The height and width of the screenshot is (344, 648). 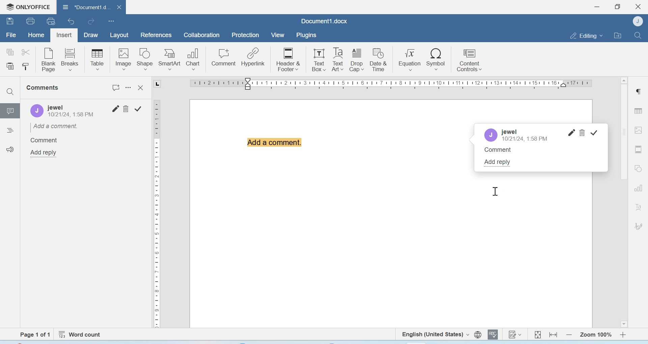 I want to click on Save, so click(x=10, y=21).